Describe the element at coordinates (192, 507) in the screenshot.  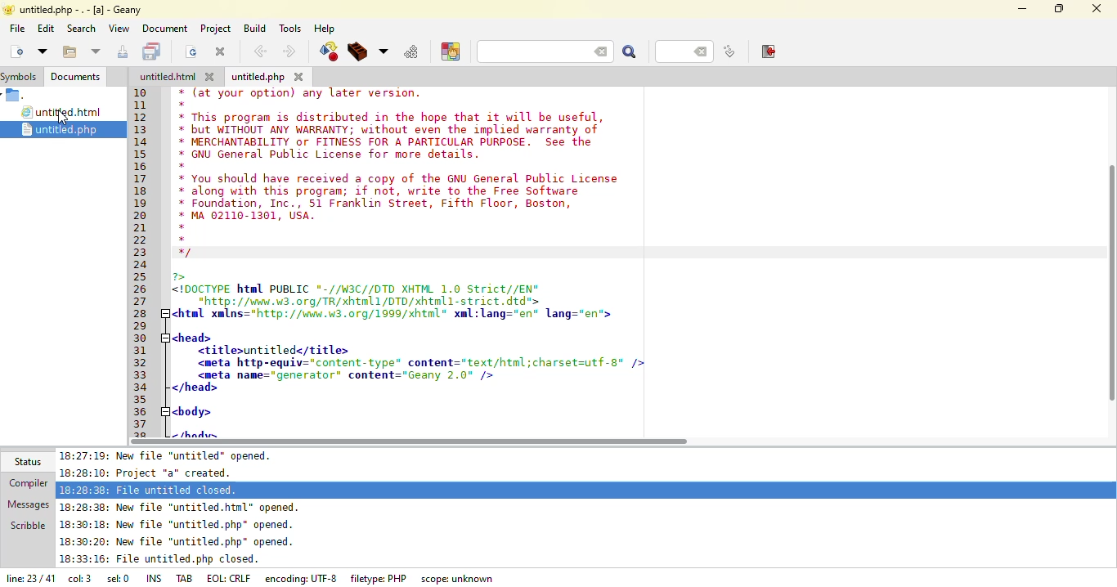
I see `18:27:19: New file "untitled" opened.
18:28:10: Project "a" created.

10:28:38; File untitled closed.
18:28:38: New file "untitled html* opened.
18:30:18: New file "untitled php" opened.
18:30:20: New file "untitled php" opened.
18:33:16: File untitled.php closed.` at that location.